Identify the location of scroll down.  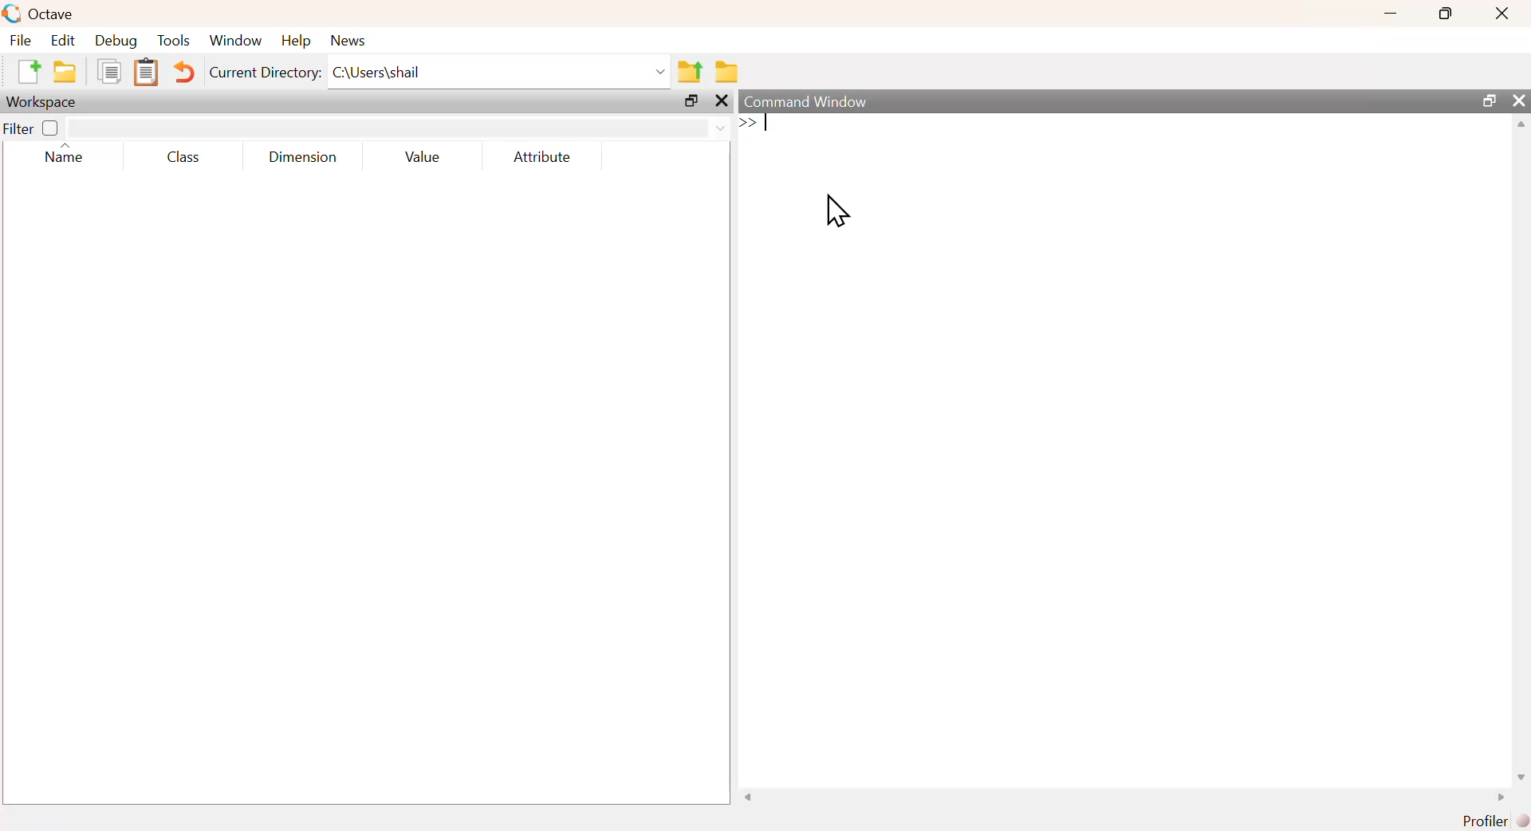
(1519, 778).